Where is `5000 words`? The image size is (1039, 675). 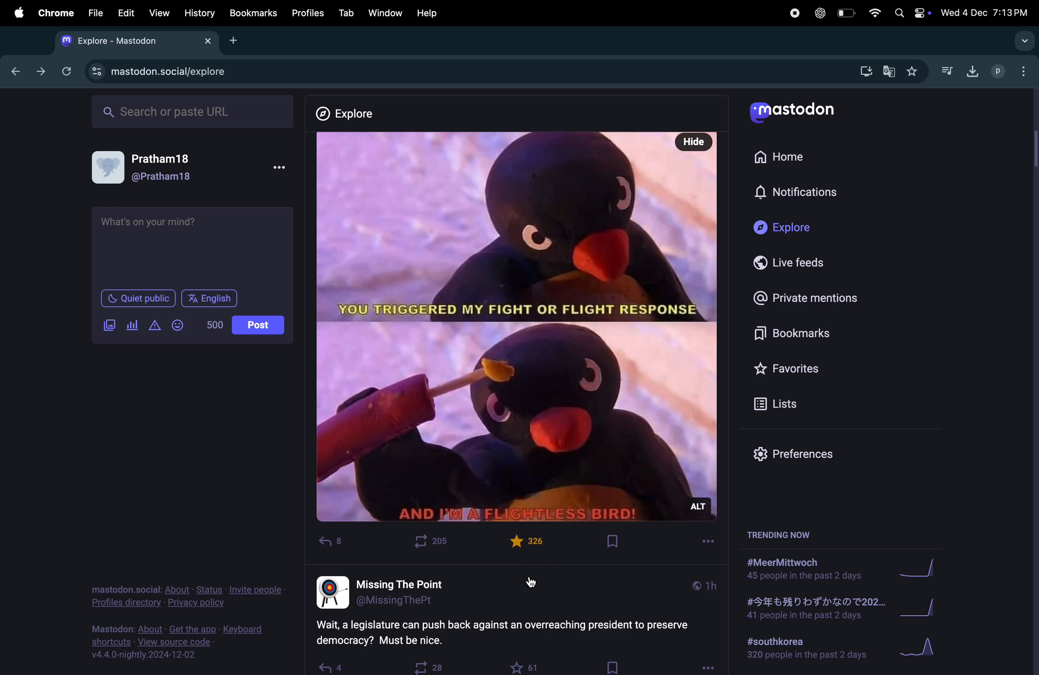
5000 words is located at coordinates (216, 323).